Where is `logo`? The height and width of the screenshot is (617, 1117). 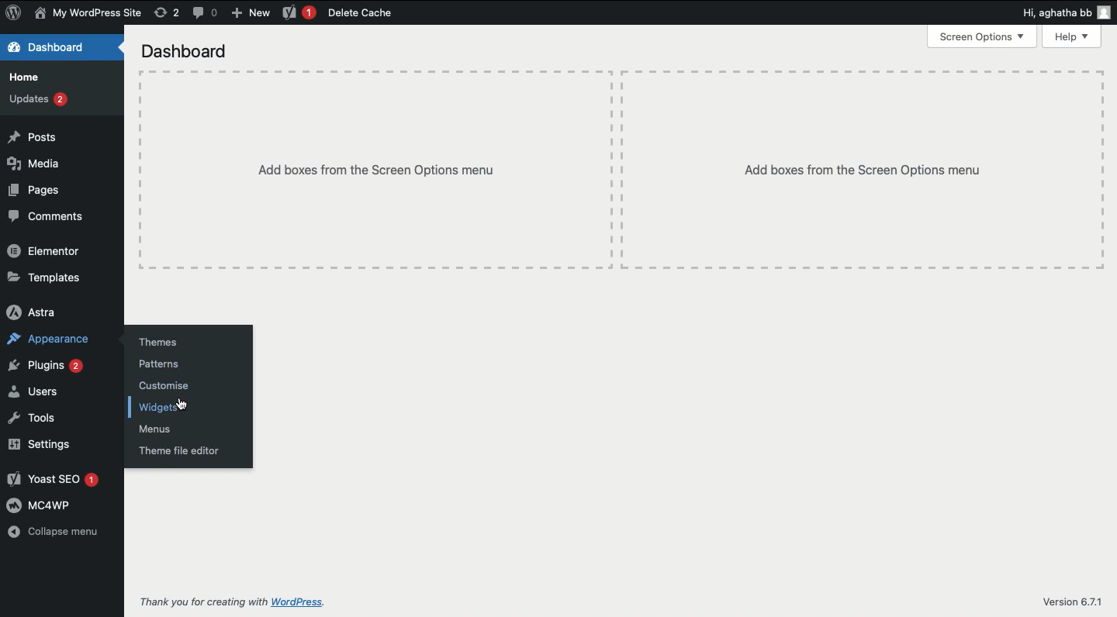
logo is located at coordinates (16, 16).